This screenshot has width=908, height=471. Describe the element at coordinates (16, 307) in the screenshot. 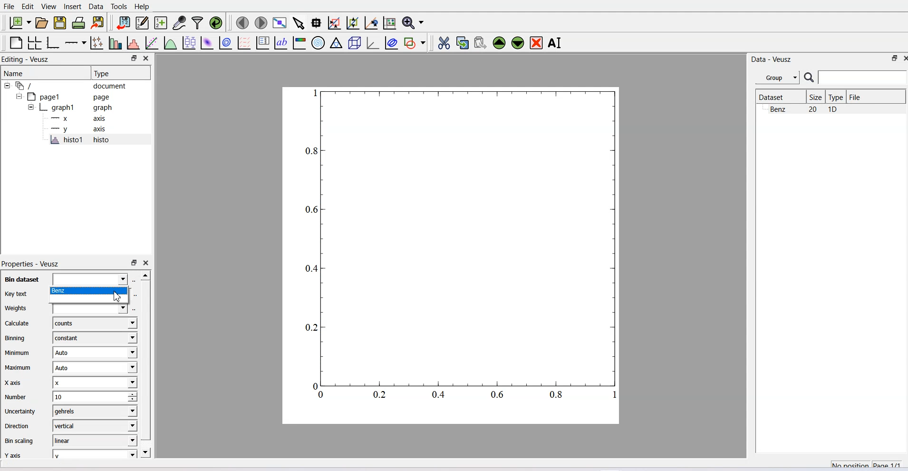

I see `Weights` at that location.